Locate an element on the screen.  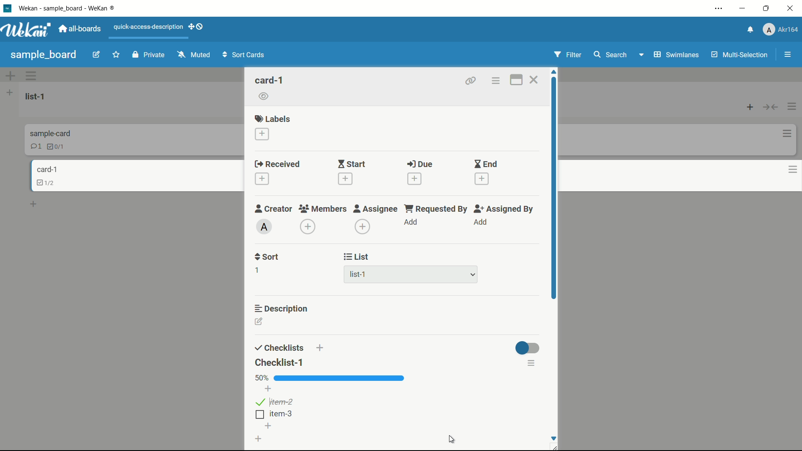
sample_board is located at coordinates (44, 55).